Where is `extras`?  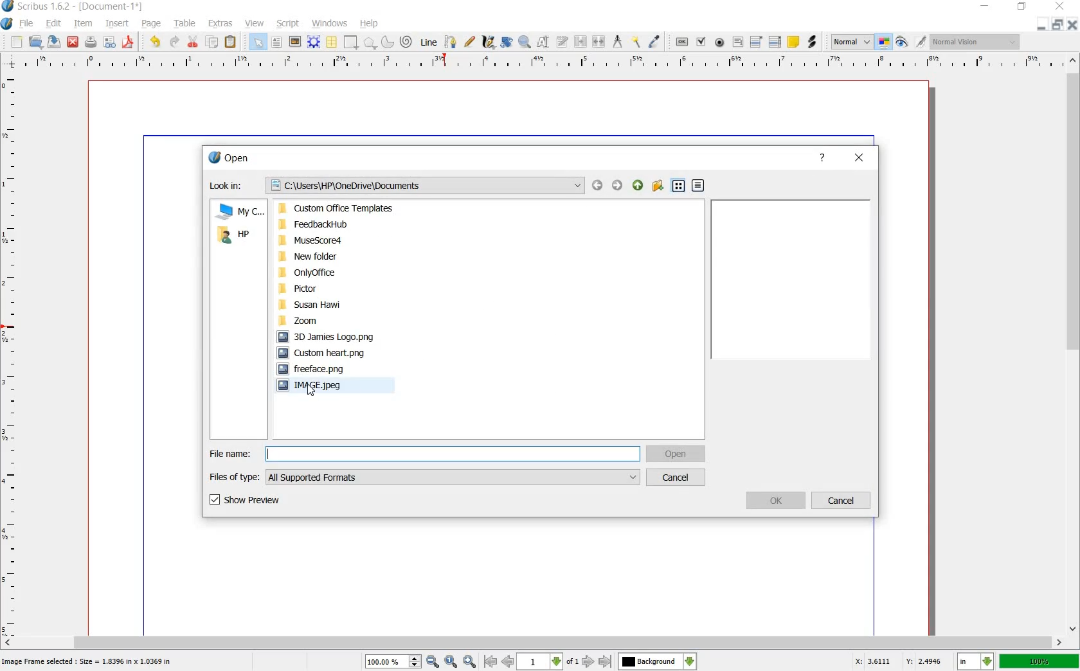
extras is located at coordinates (221, 23).